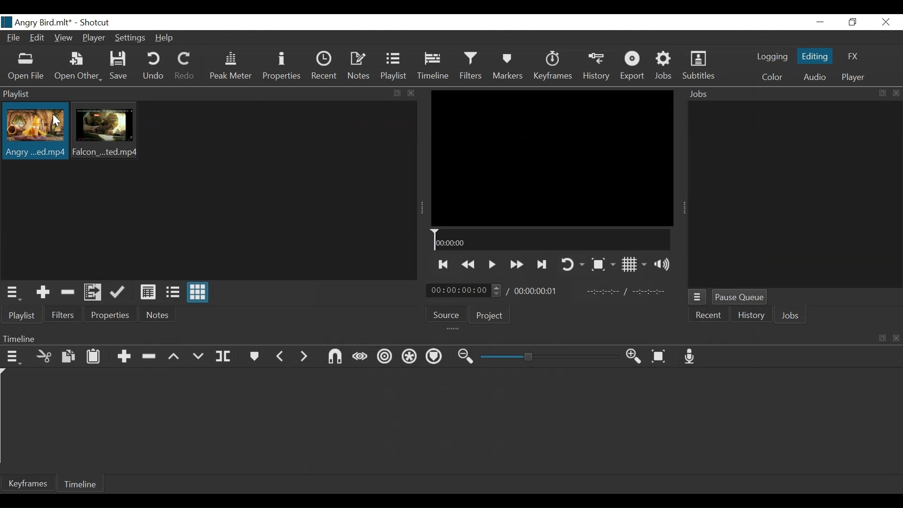  What do you see at coordinates (750, 315) in the screenshot?
I see `History` at bounding box center [750, 315].